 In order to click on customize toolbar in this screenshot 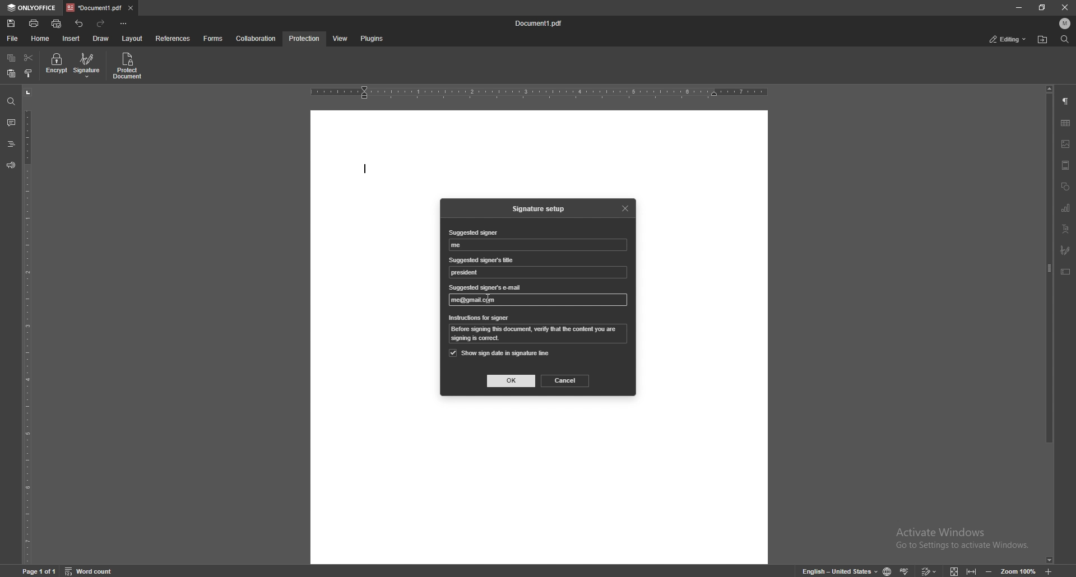, I will do `click(123, 23)`.